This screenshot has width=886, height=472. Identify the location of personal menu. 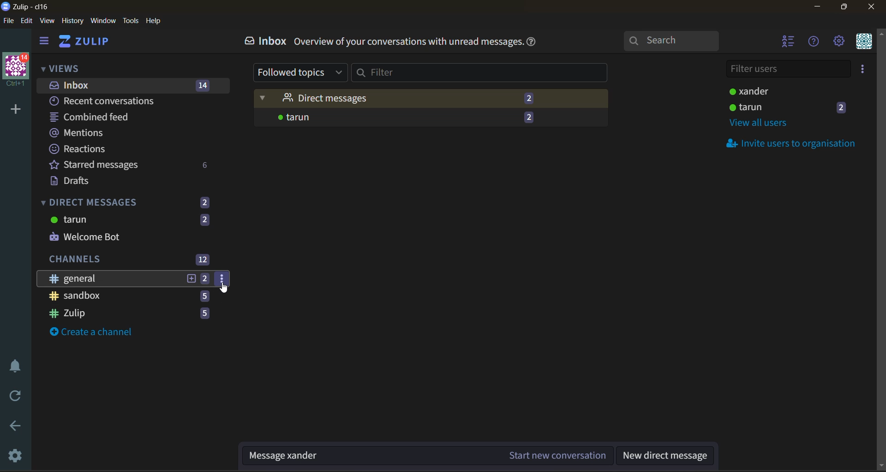
(863, 43).